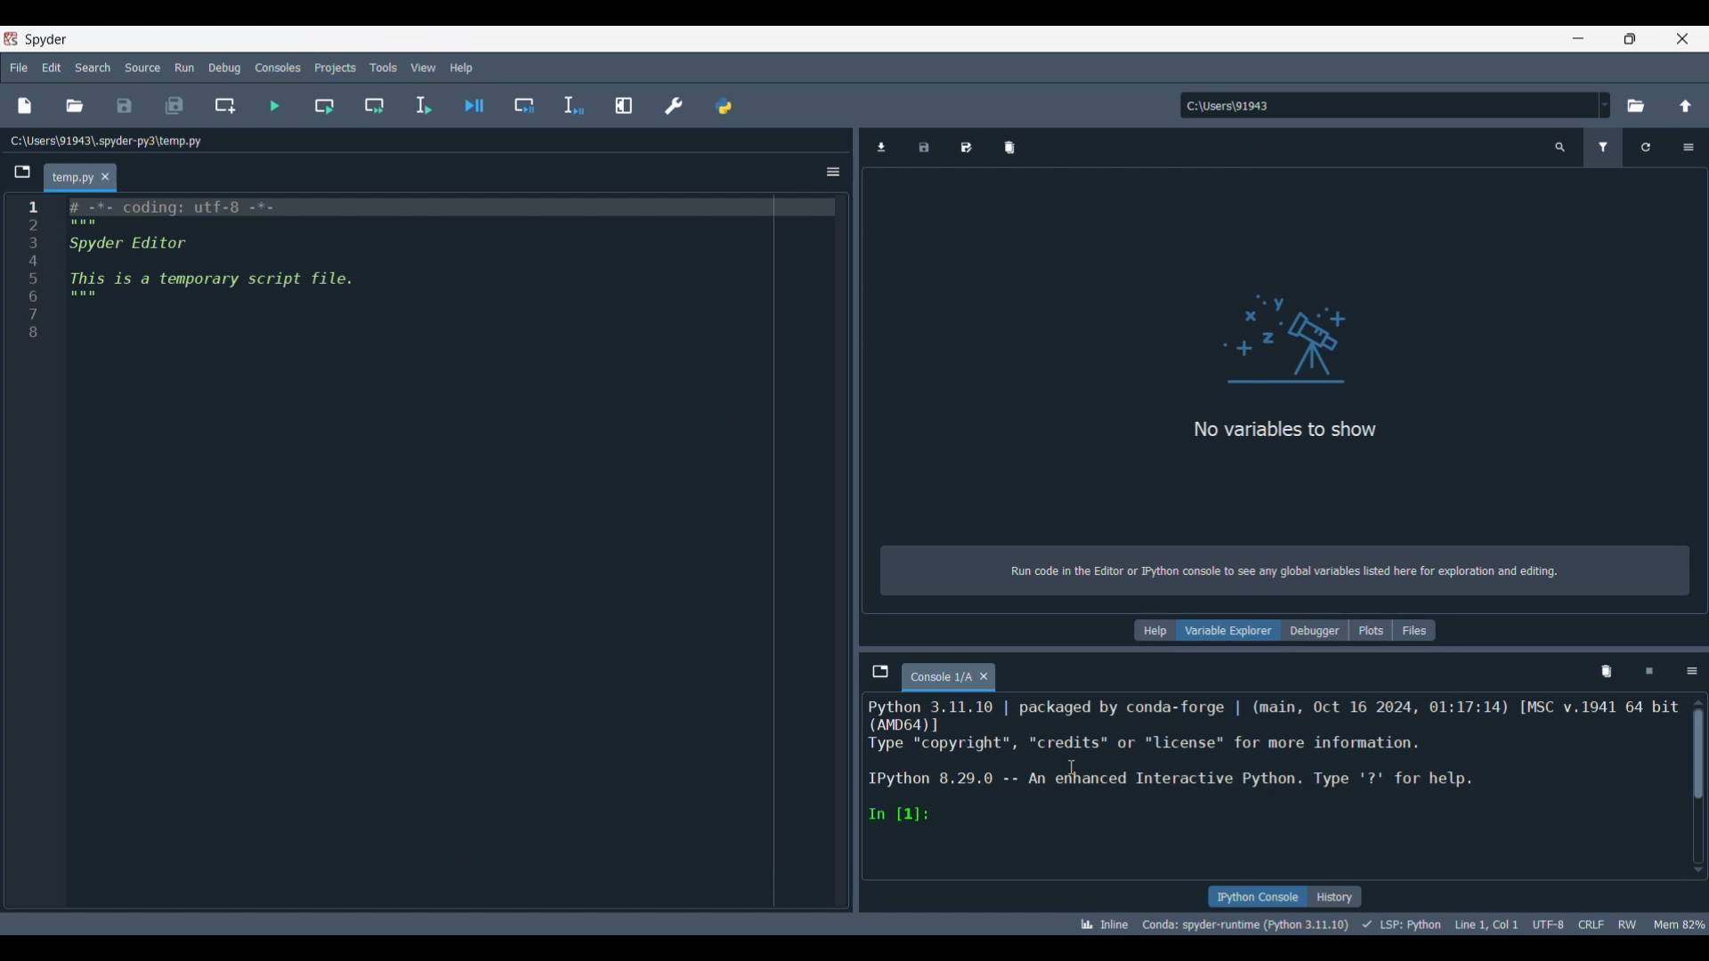 Image resolution: width=1709 pixels, height=961 pixels. Describe the element at coordinates (174, 106) in the screenshot. I see `Save all files` at that location.